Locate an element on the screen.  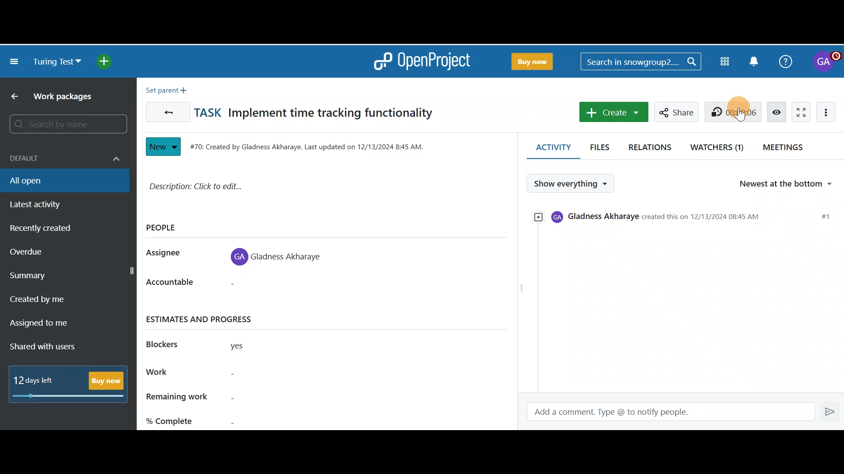
Default is located at coordinates (63, 154).